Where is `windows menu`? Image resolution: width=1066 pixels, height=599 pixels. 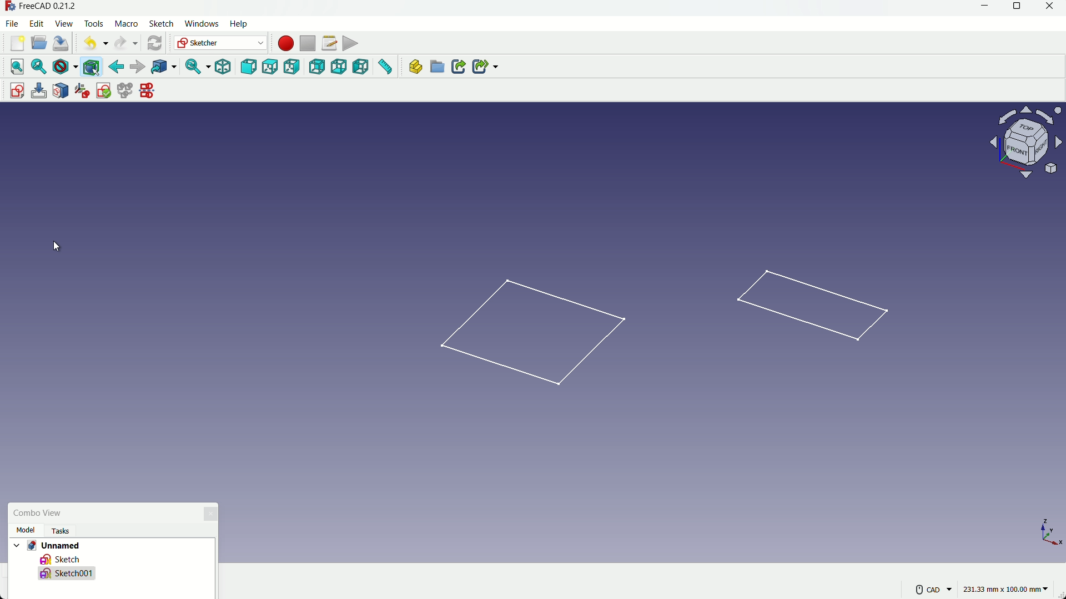 windows menu is located at coordinates (201, 24).